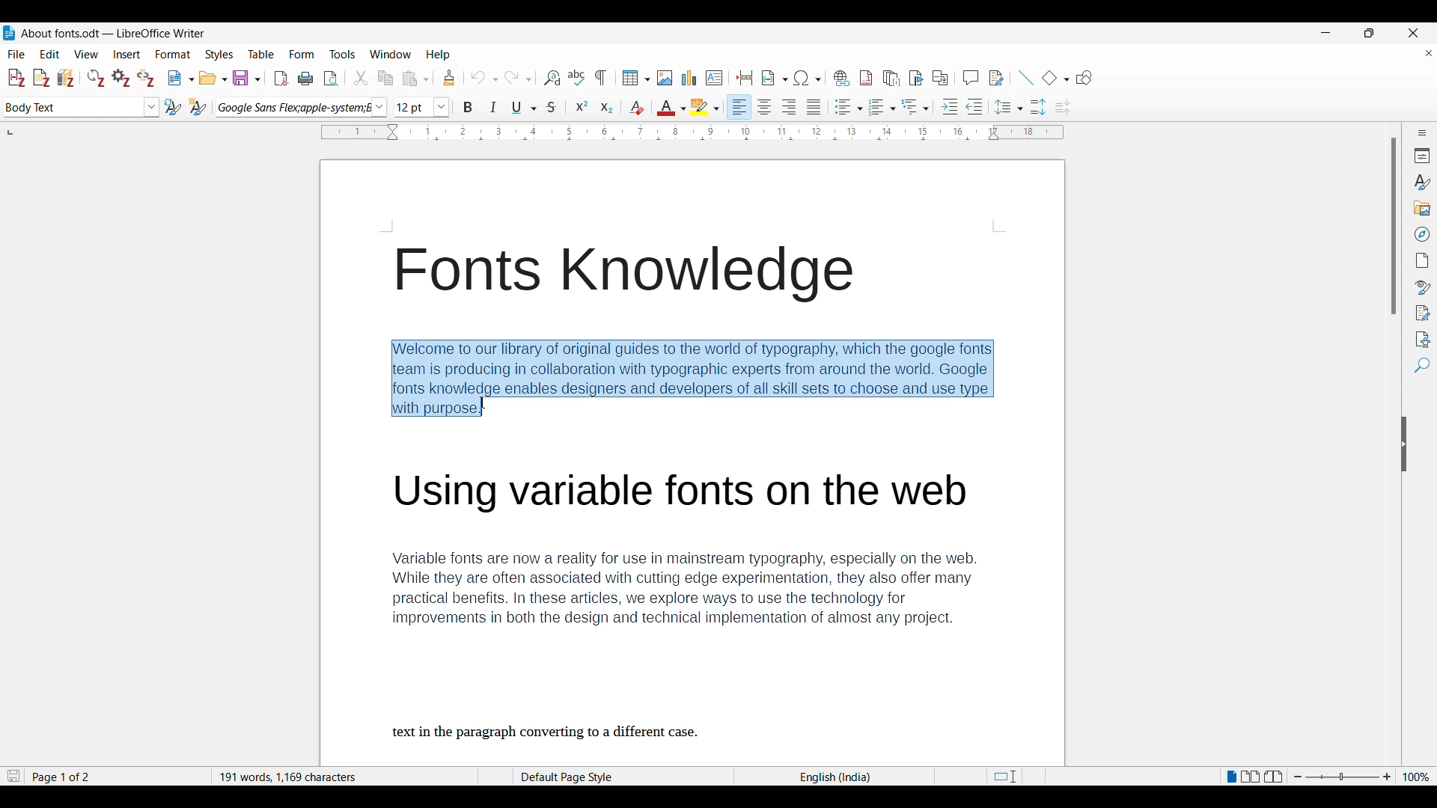  I want to click on Cursor position unchanged, so click(486, 411).